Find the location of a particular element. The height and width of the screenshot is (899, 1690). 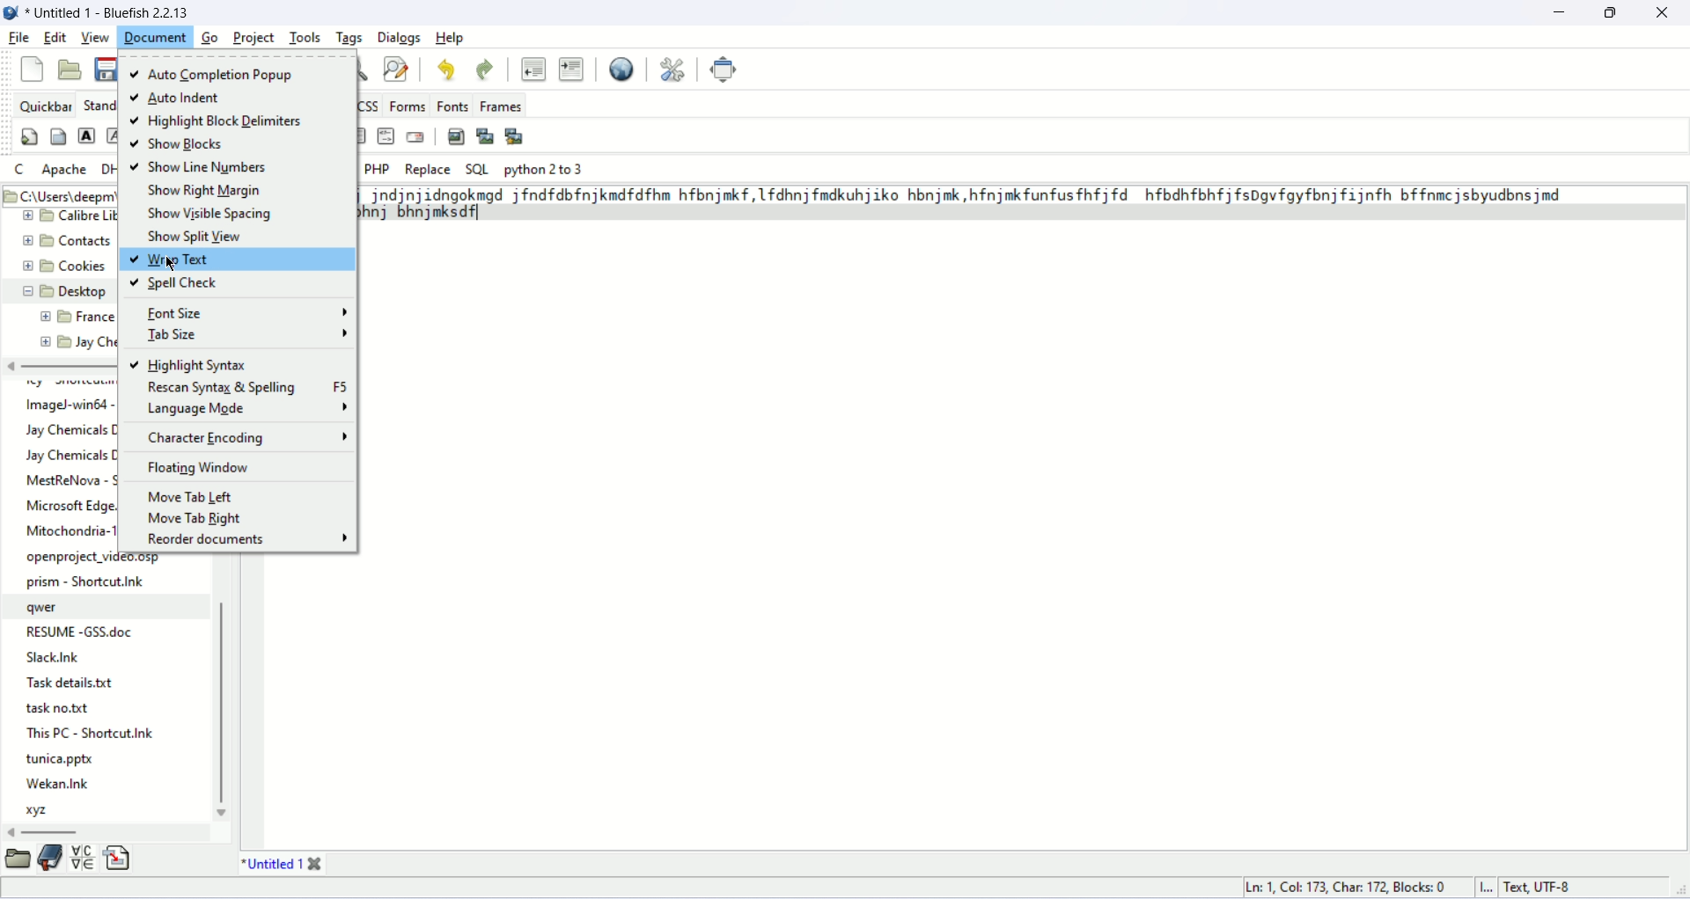

snippet is located at coordinates (117, 856).